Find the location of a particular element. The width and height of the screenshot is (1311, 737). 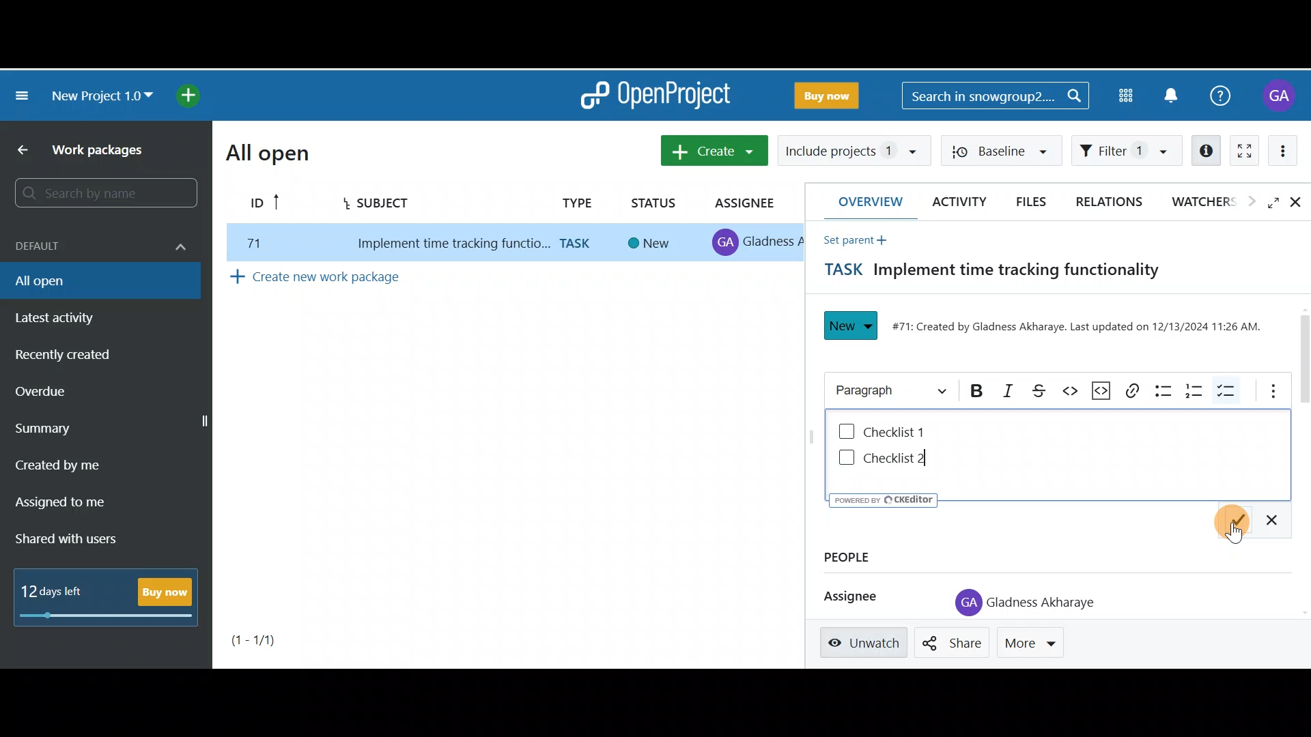

Italic is located at coordinates (1007, 390).